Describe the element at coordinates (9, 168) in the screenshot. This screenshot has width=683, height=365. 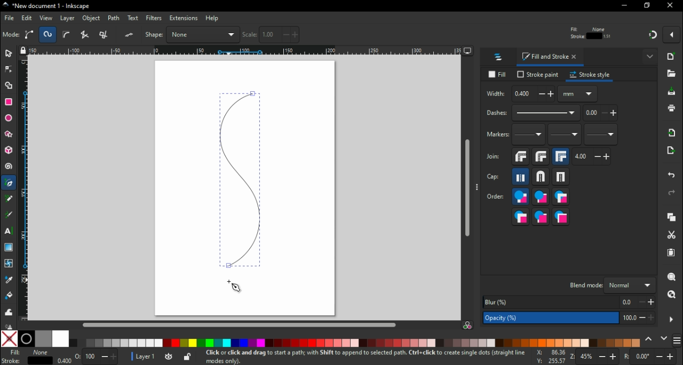
I see `spiral tool` at that location.